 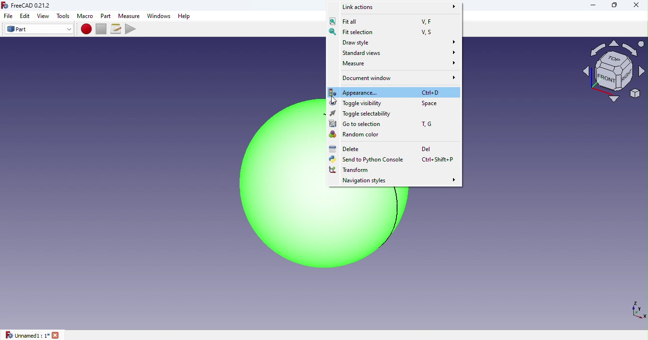 What do you see at coordinates (613, 75) in the screenshot?
I see `Navigation cube` at bounding box center [613, 75].